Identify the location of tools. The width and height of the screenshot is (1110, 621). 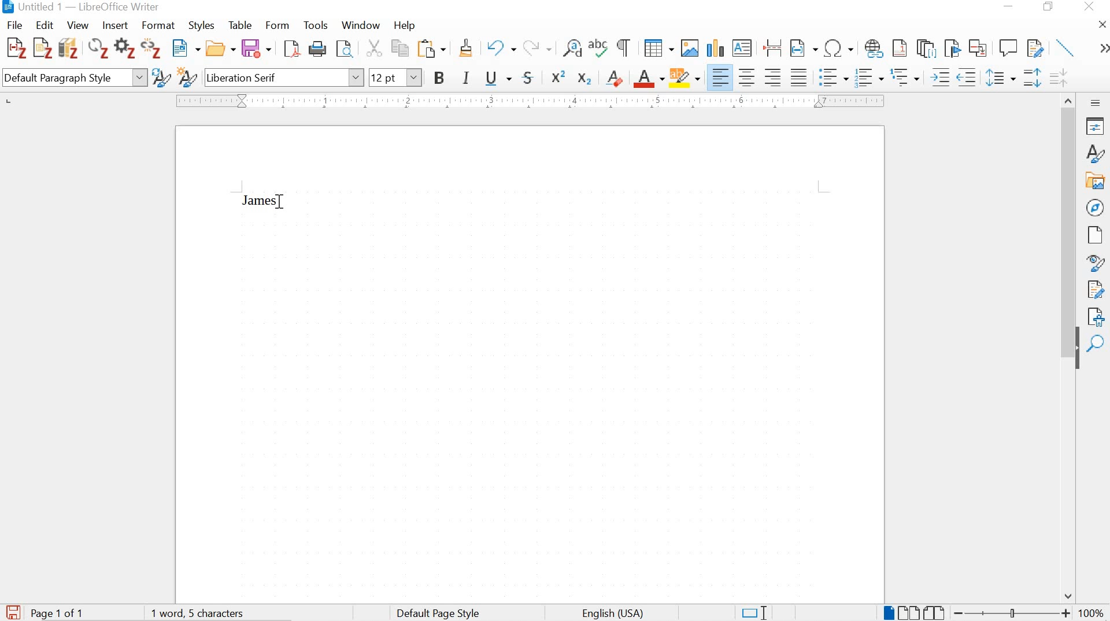
(316, 25).